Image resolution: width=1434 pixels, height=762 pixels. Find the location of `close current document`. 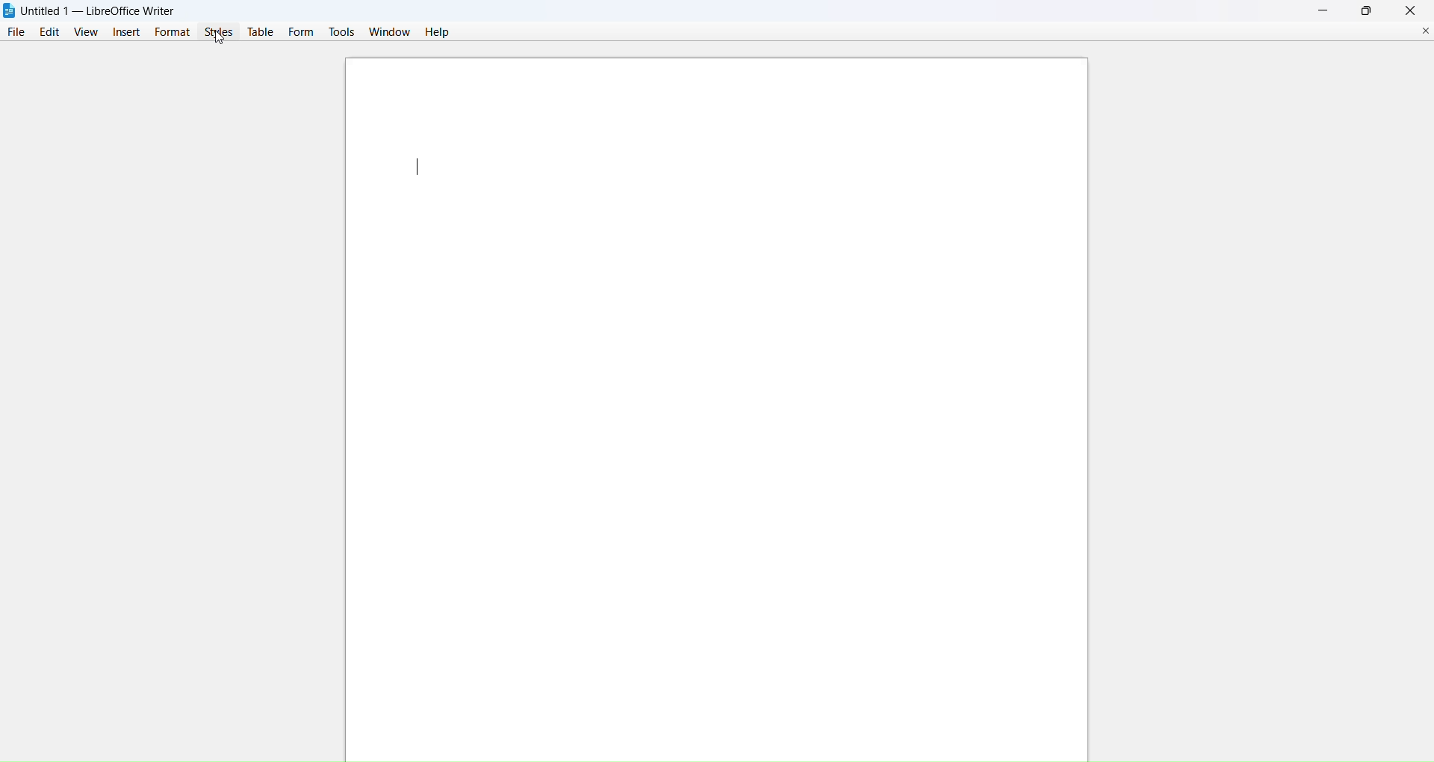

close current document is located at coordinates (1426, 33).